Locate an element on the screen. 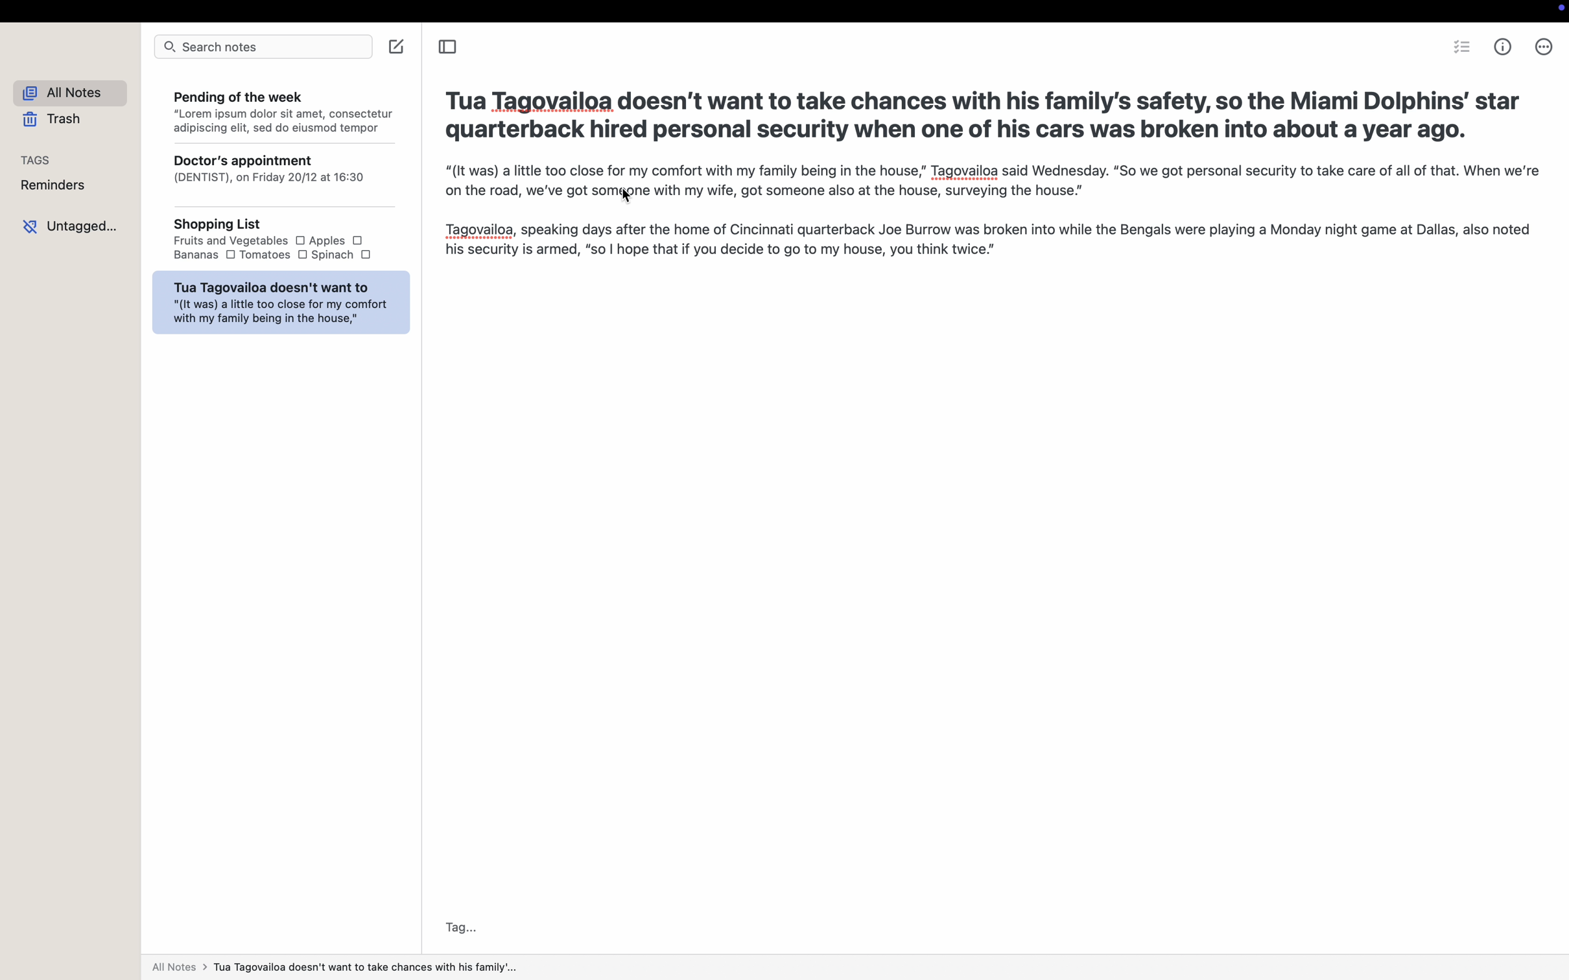  metrics is located at coordinates (1504, 46).